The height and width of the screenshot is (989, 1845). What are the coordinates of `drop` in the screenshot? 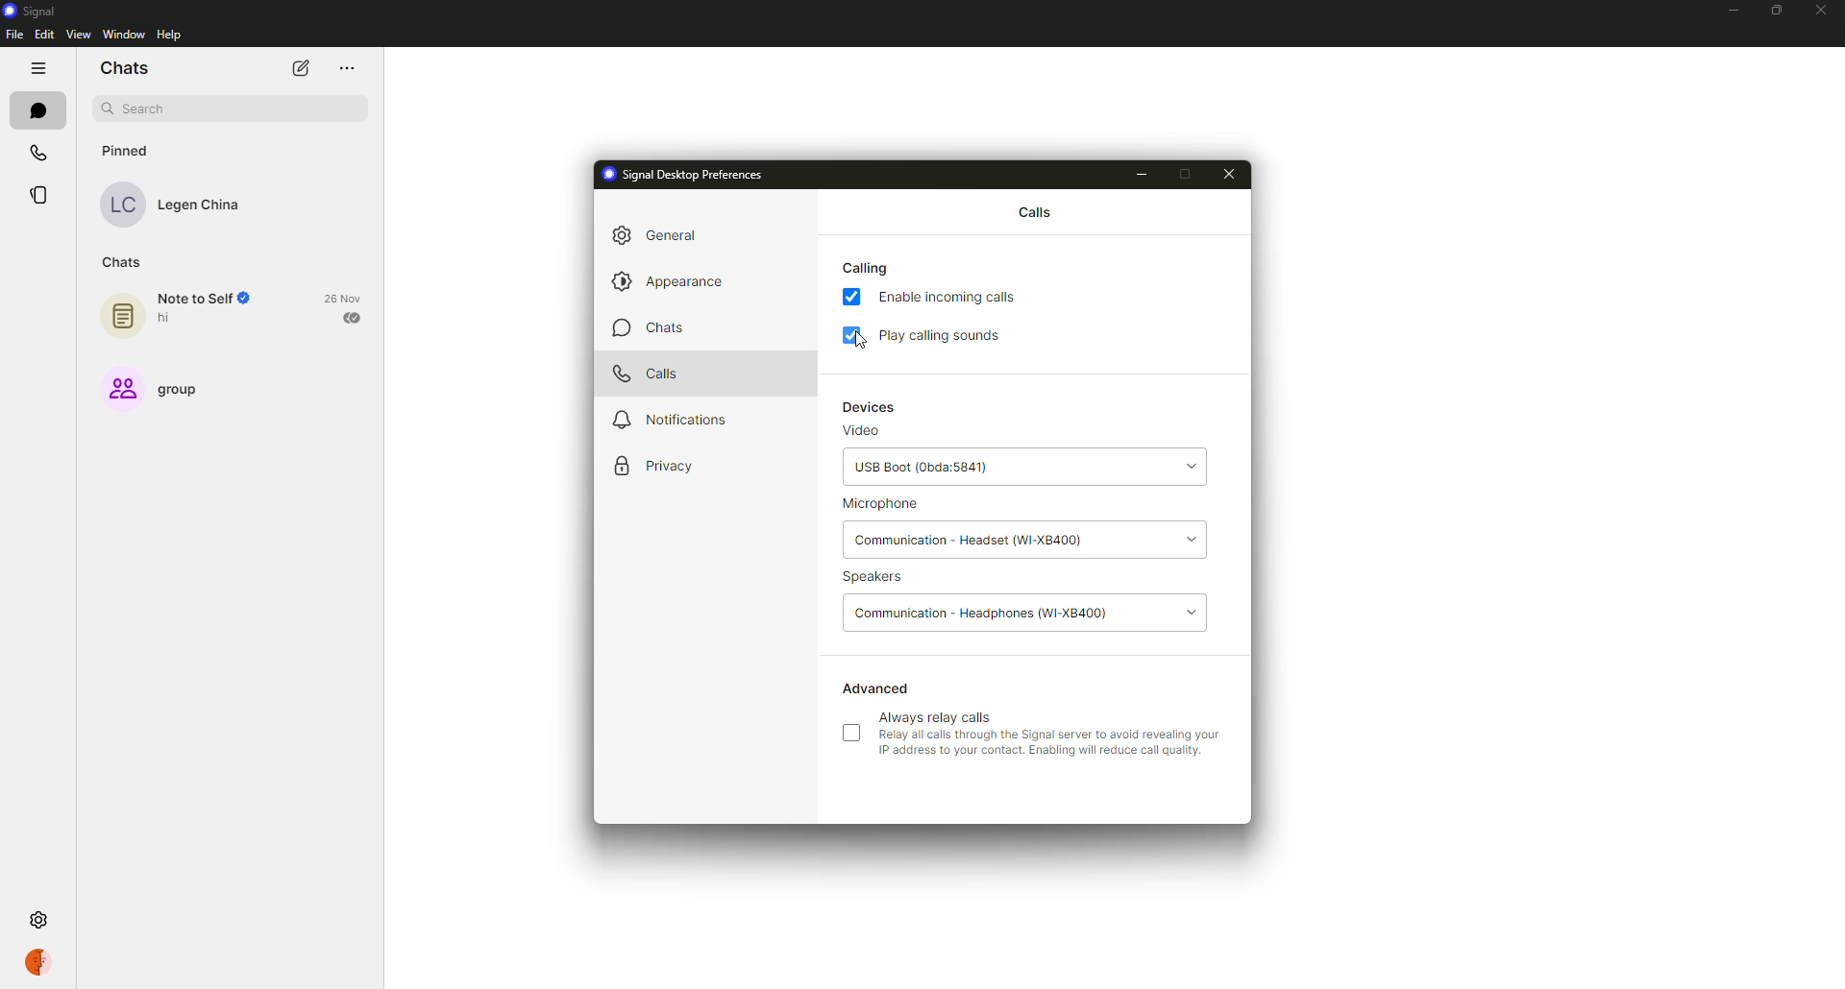 It's located at (1195, 534).